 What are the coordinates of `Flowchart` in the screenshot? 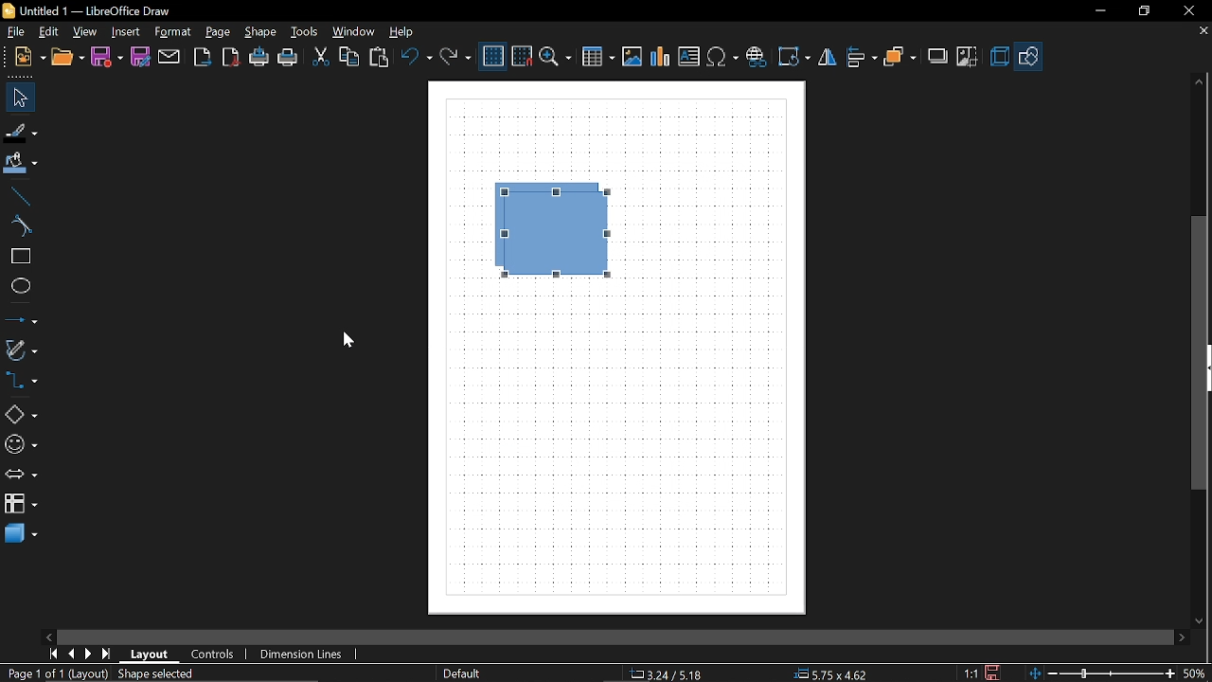 It's located at (21, 503).